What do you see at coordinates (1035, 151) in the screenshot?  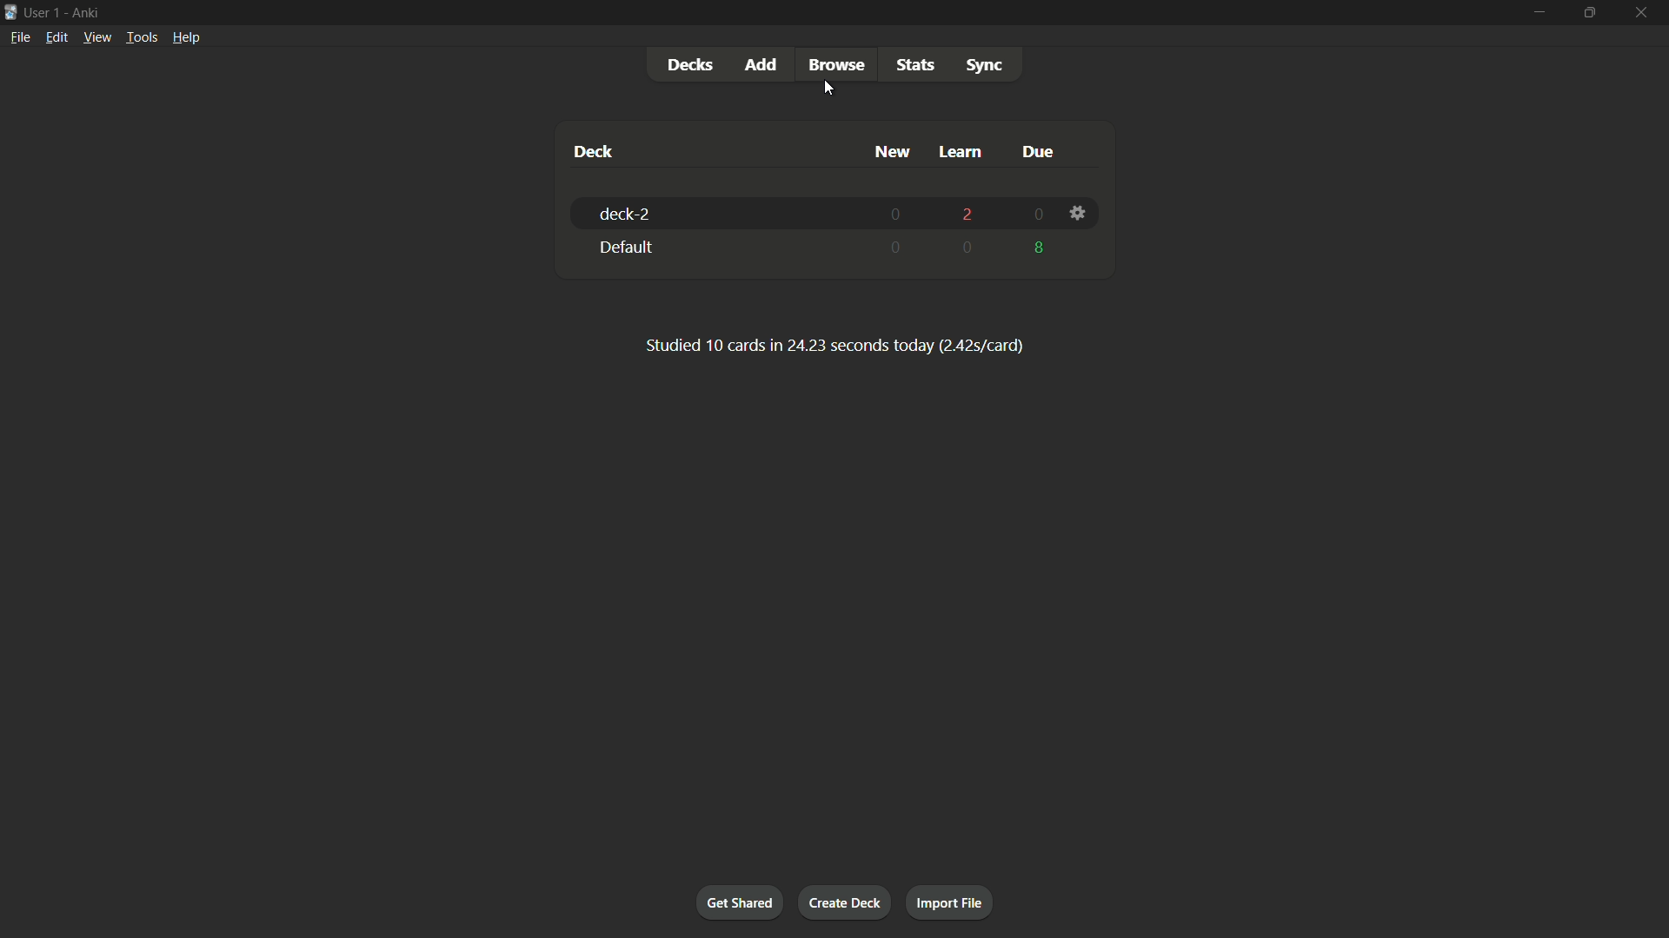 I see `Due` at bounding box center [1035, 151].